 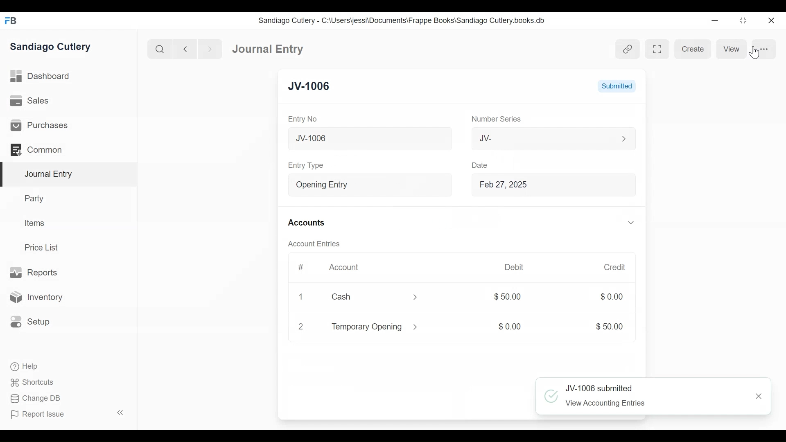 I want to click on Report Issue, so click(x=38, y=415).